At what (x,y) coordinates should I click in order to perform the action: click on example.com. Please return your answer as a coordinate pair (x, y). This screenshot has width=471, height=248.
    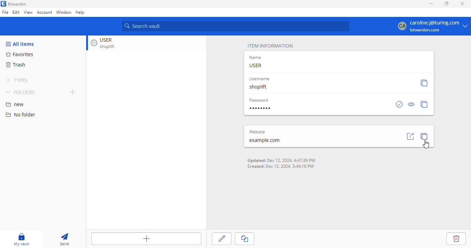
    Looking at the image, I should click on (265, 140).